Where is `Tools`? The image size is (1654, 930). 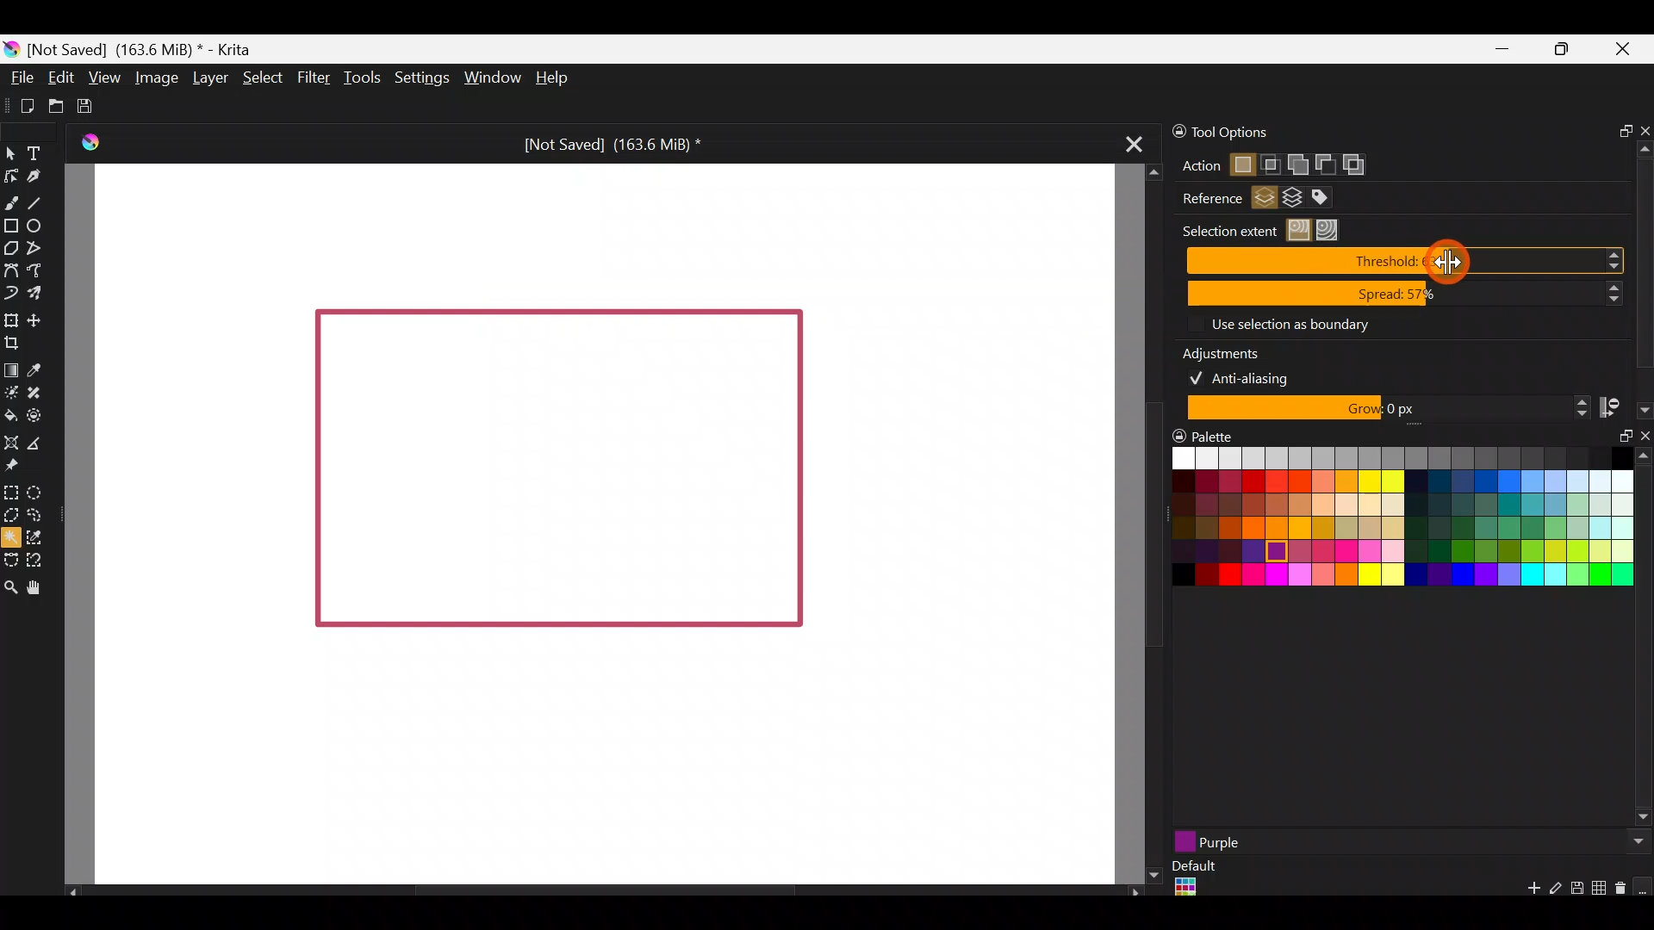
Tools is located at coordinates (358, 80).